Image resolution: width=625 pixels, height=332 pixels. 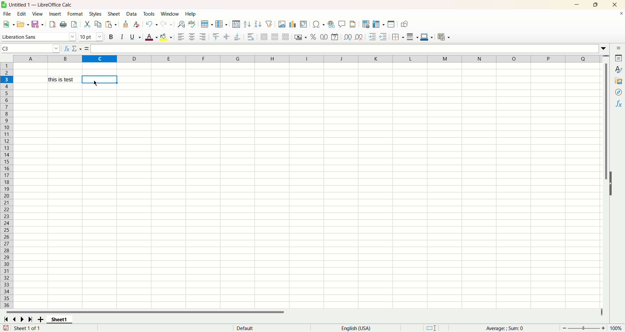 What do you see at coordinates (306, 59) in the screenshot?
I see `column name` at bounding box center [306, 59].